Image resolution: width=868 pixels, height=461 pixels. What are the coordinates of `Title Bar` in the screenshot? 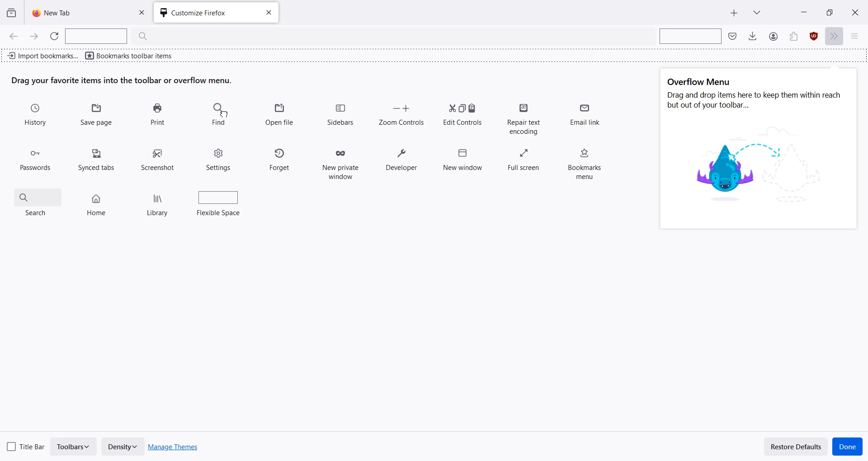 It's located at (26, 445).